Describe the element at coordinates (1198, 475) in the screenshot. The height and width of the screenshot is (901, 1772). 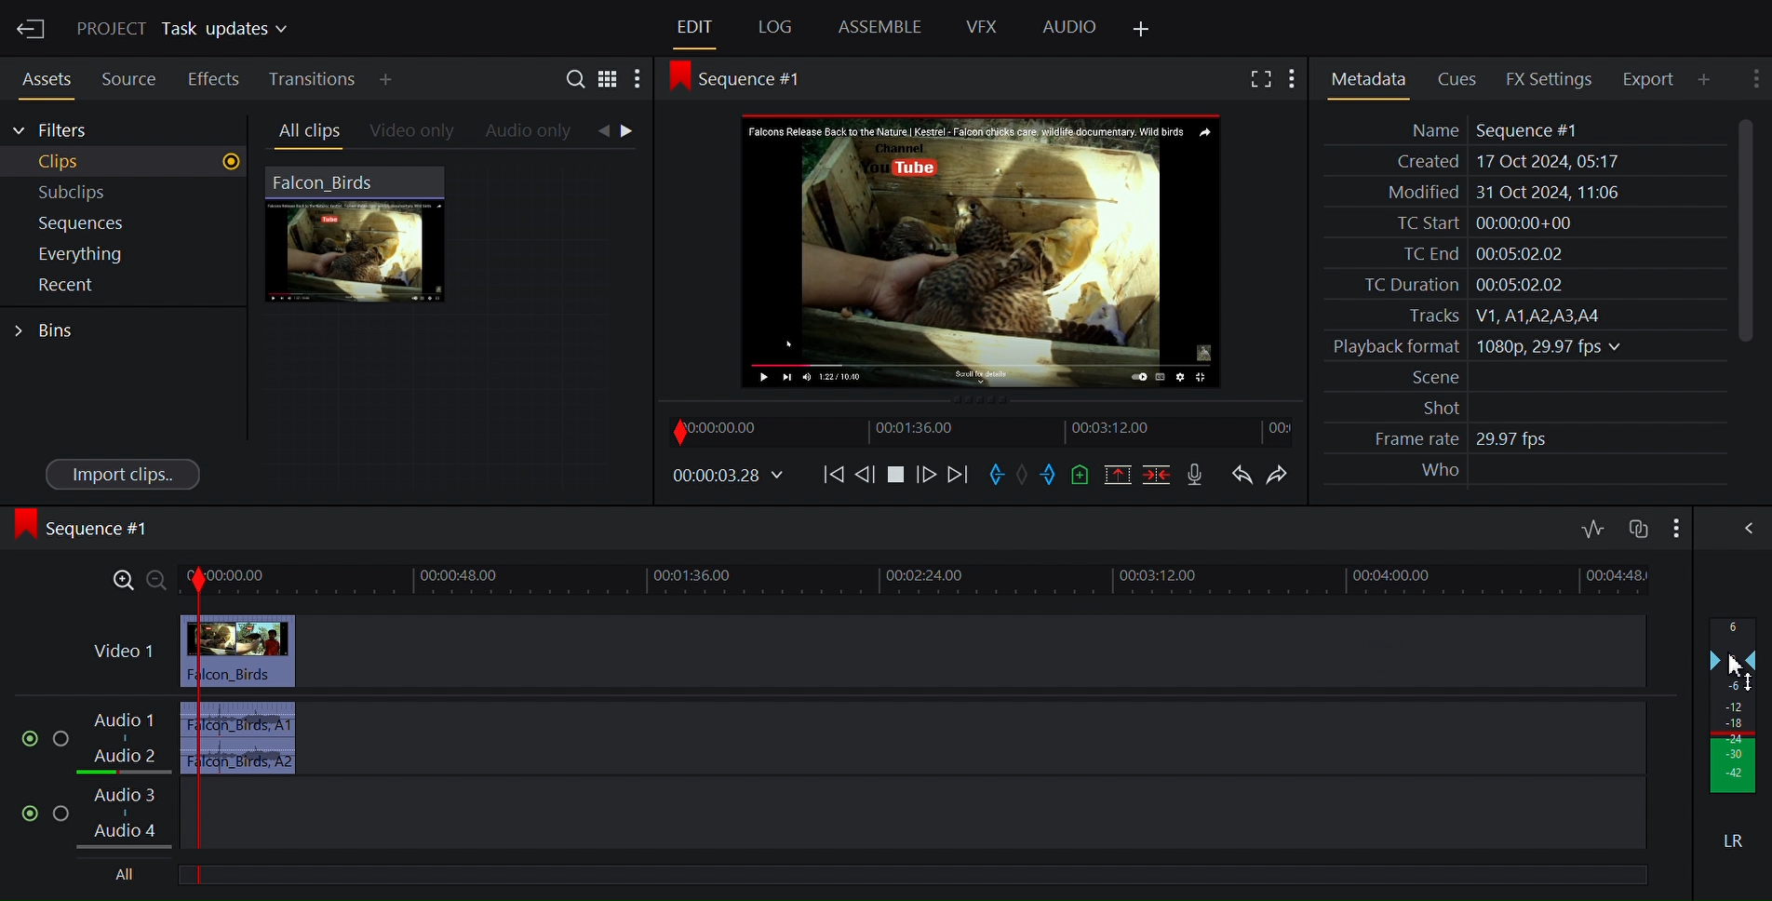
I see `Record voice over` at that location.